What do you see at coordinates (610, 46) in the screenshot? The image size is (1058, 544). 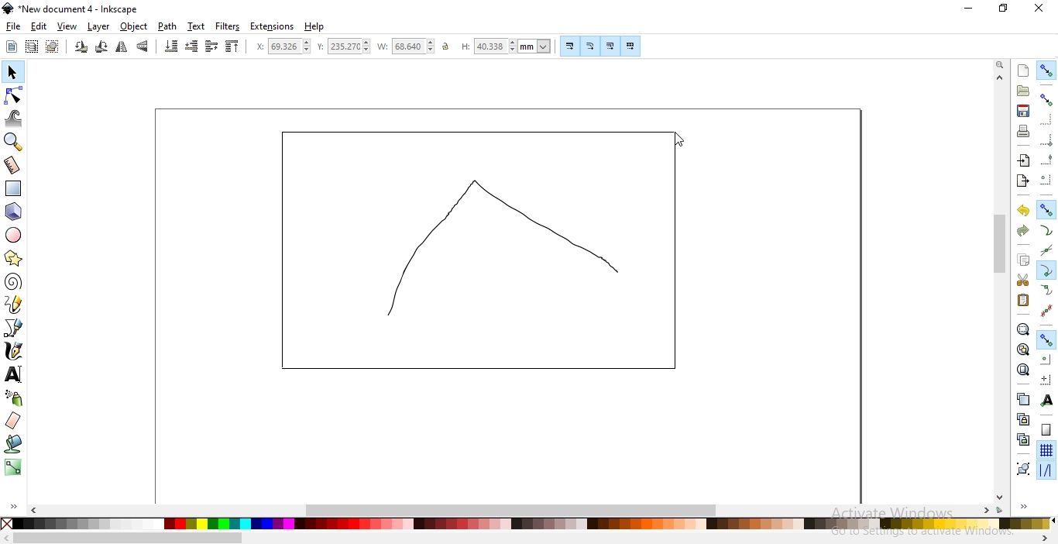 I see `` at bounding box center [610, 46].